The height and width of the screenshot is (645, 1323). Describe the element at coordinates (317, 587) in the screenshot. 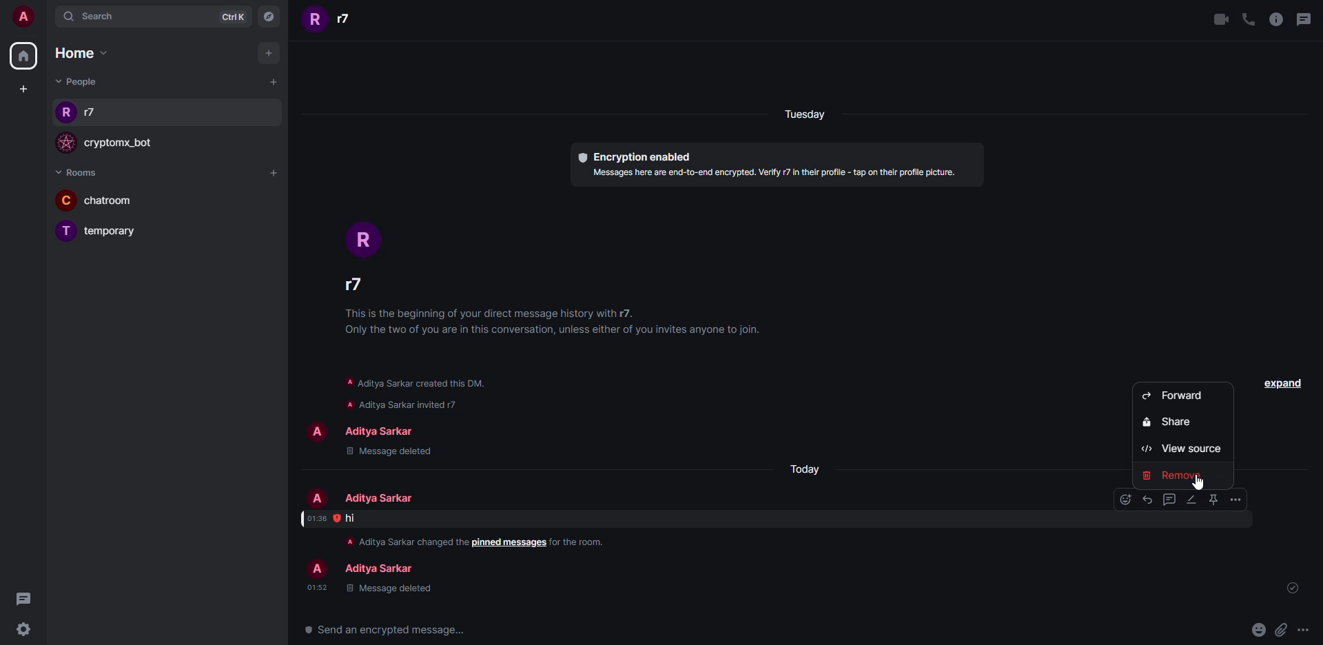

I see `time` at that location.